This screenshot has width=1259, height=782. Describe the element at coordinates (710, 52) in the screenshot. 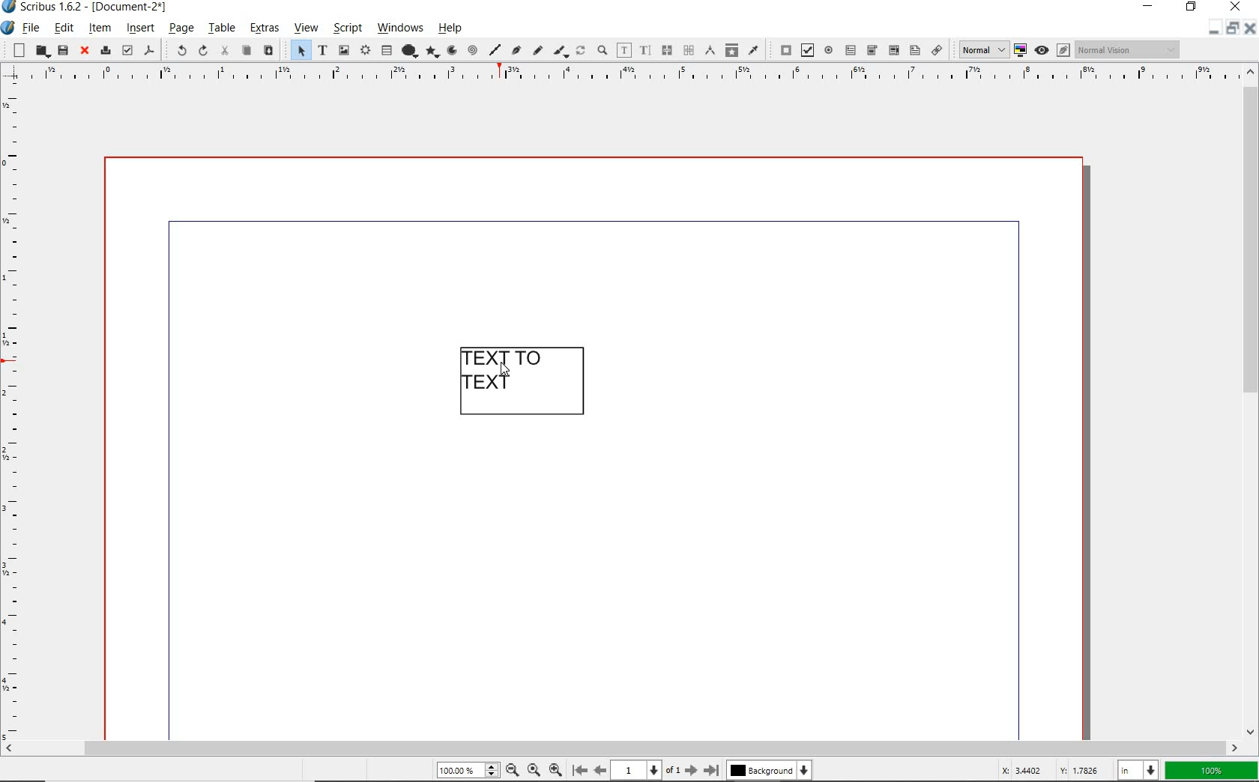

I see `measurements` at that location.